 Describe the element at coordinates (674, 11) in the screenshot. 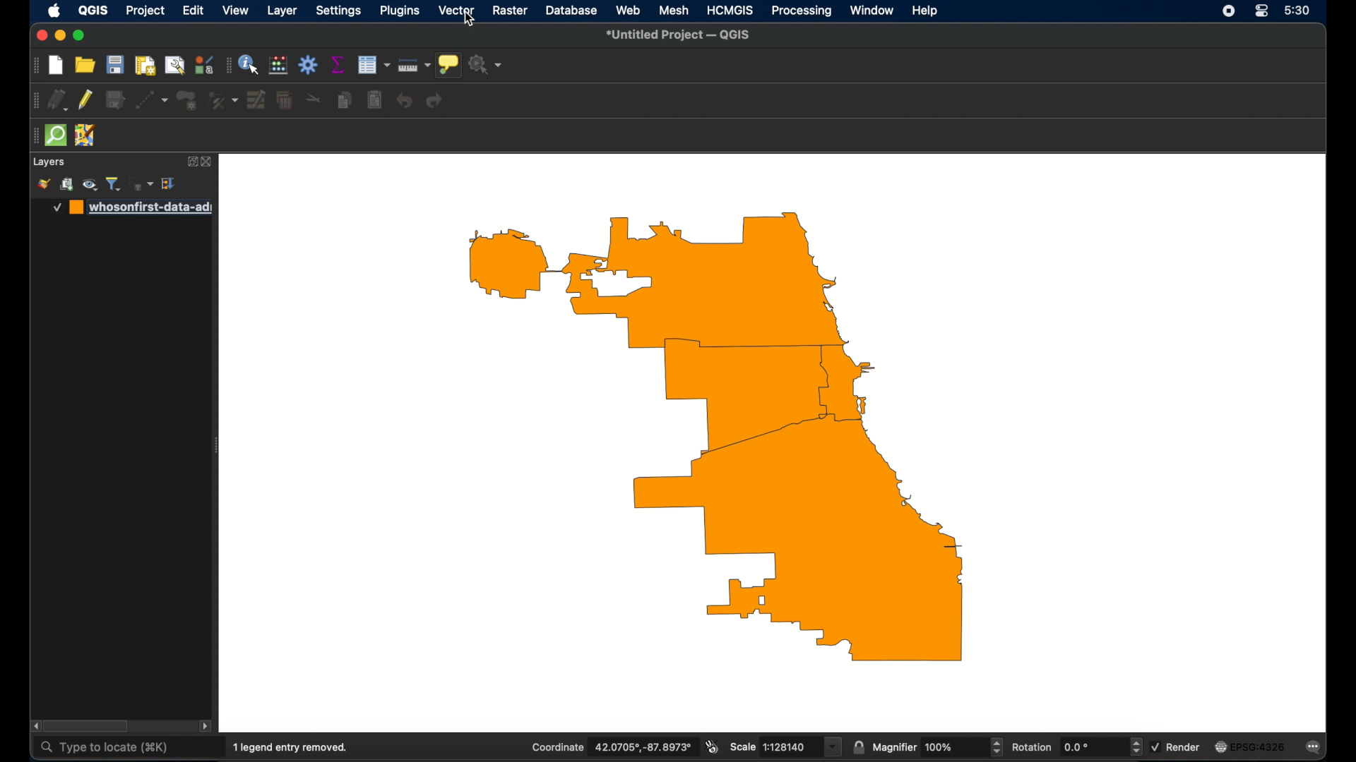

I see `mesh` at that location.